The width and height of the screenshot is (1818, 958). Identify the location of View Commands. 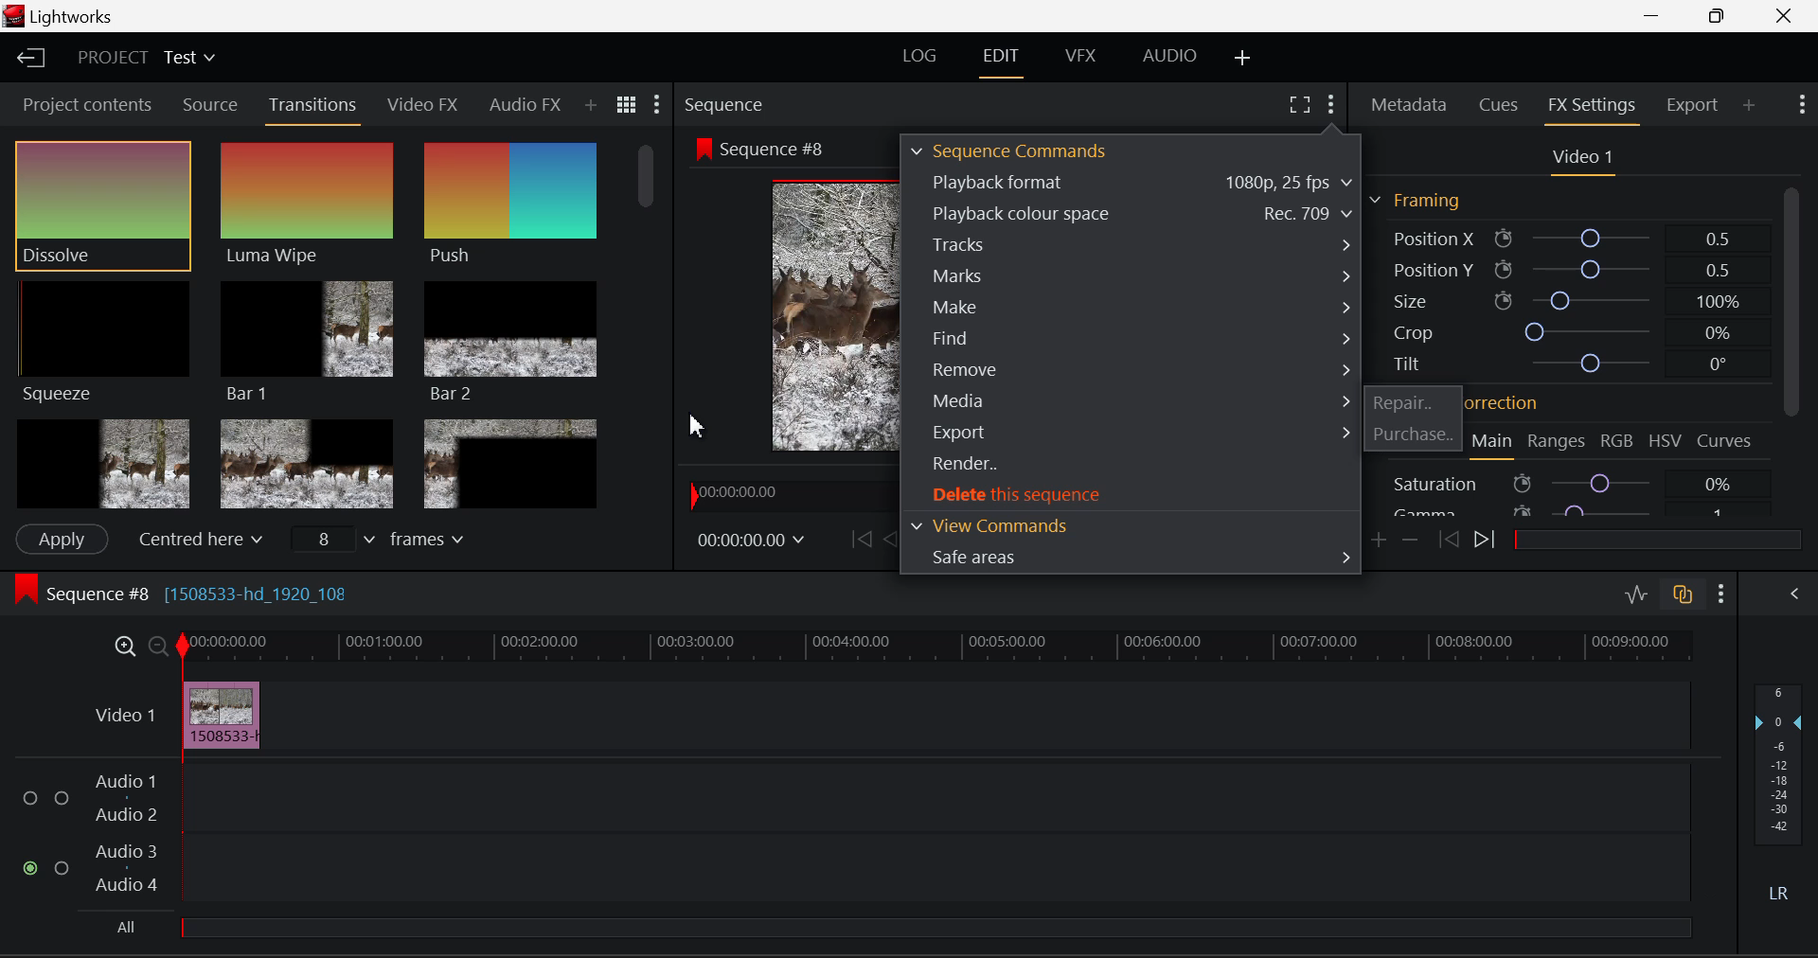
(1130, 524).